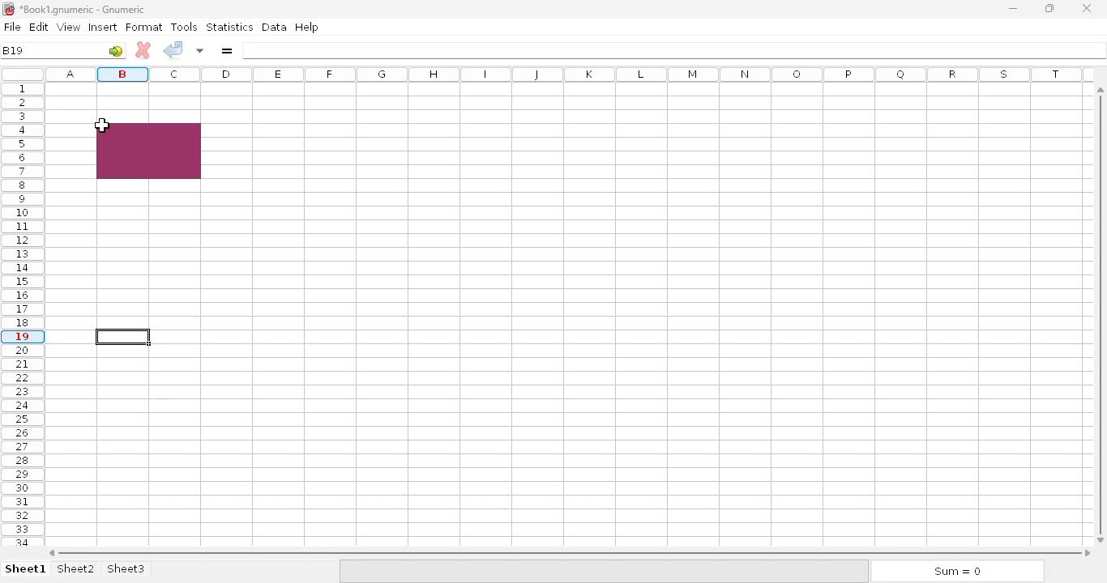  I want to click on sheet1, so click(25, 569).